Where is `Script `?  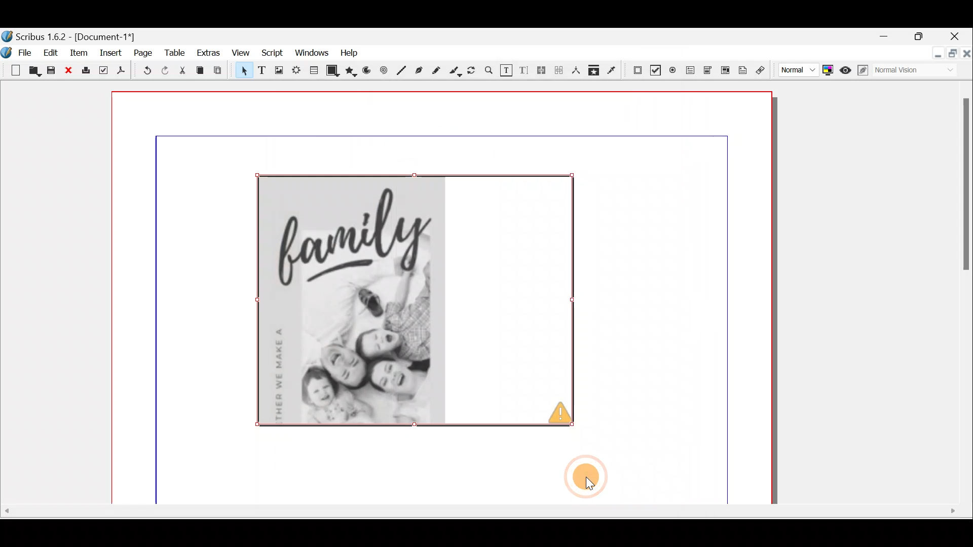
Script  is located at coordinates (275, 54).